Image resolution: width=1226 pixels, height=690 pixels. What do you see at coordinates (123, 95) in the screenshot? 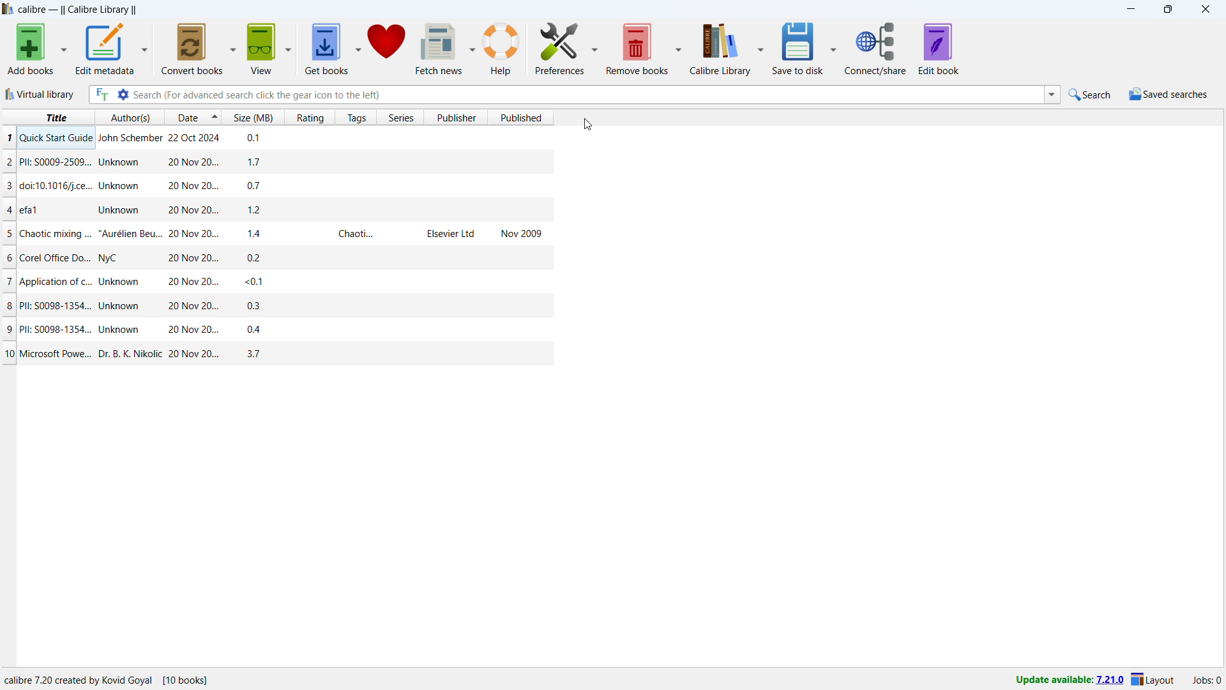
I see `advanced search` at bounding box center [123, 95].